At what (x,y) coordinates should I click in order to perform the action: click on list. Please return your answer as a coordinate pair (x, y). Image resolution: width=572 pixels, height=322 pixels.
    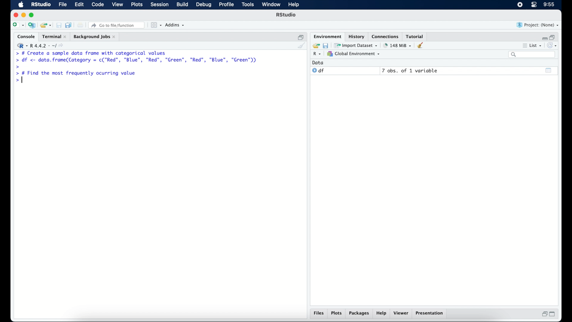
    Looking at the image, I should click on (537, 45).